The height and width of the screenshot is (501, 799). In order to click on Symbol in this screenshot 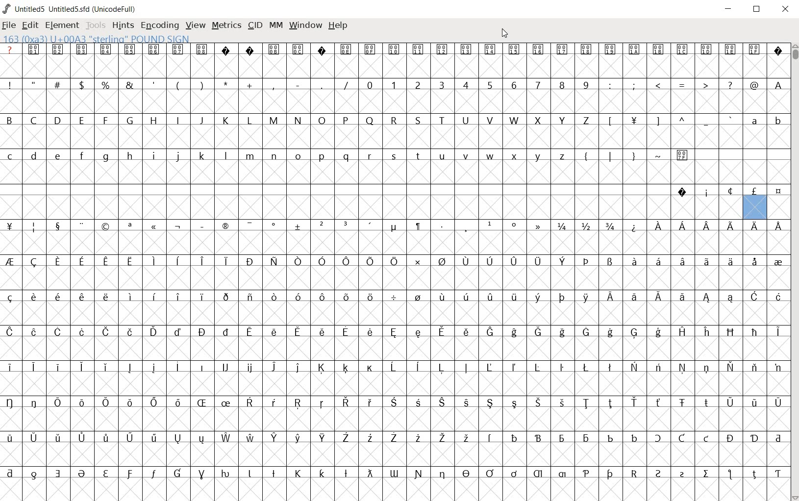, I will do `click(682, 228)`.